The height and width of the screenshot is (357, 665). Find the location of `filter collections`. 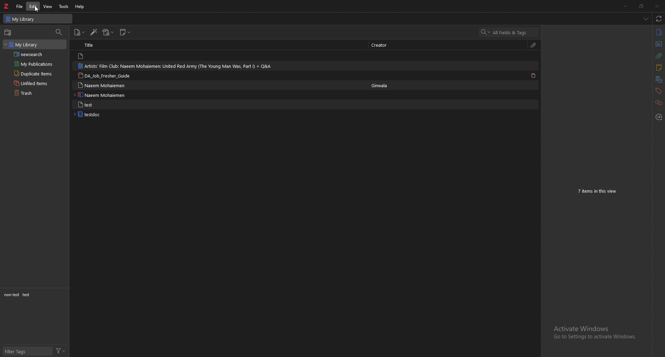

filter collections is located at coordinates (60, 32).